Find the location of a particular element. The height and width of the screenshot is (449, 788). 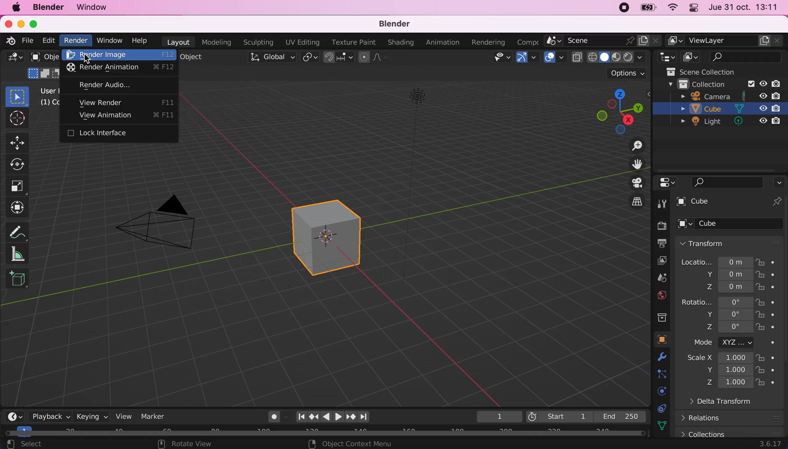

light is located at coordinates (416, 105).